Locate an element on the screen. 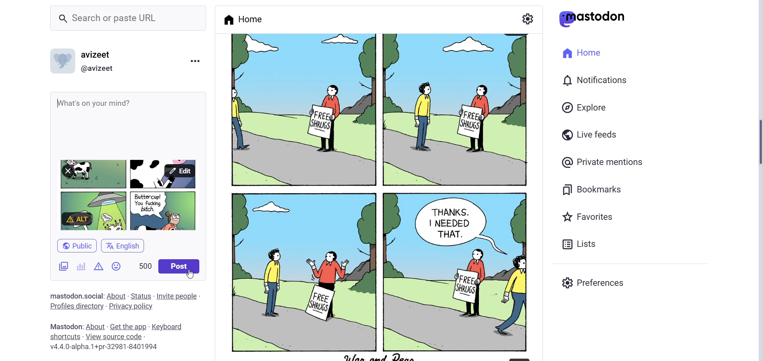  Emojis is located at coordinates (118, 269).